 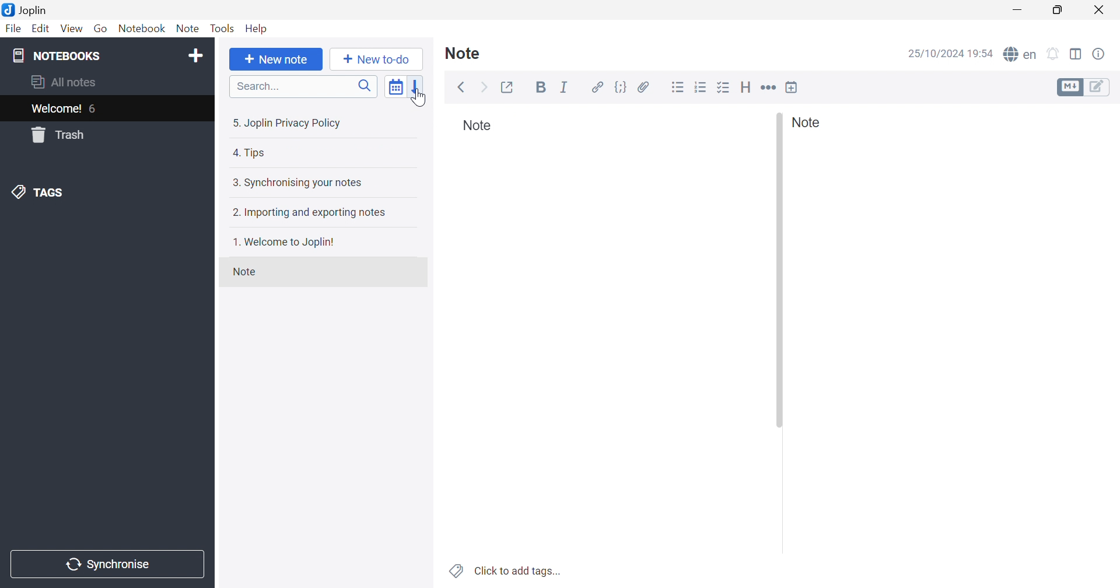 What do you see at coordinates (456, 570) in the screenshot?
I see `Tags` at bounding box center [456, 570].